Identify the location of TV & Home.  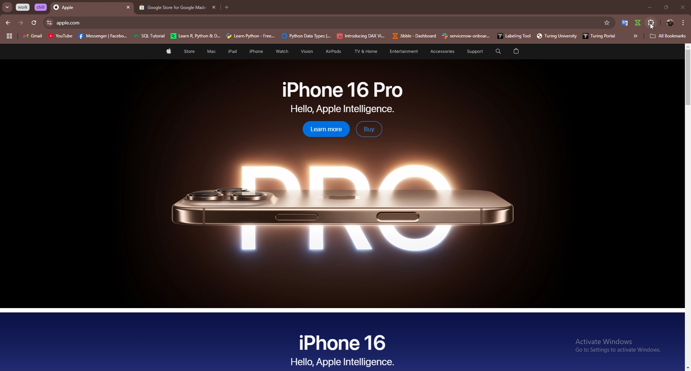
(365, 52).